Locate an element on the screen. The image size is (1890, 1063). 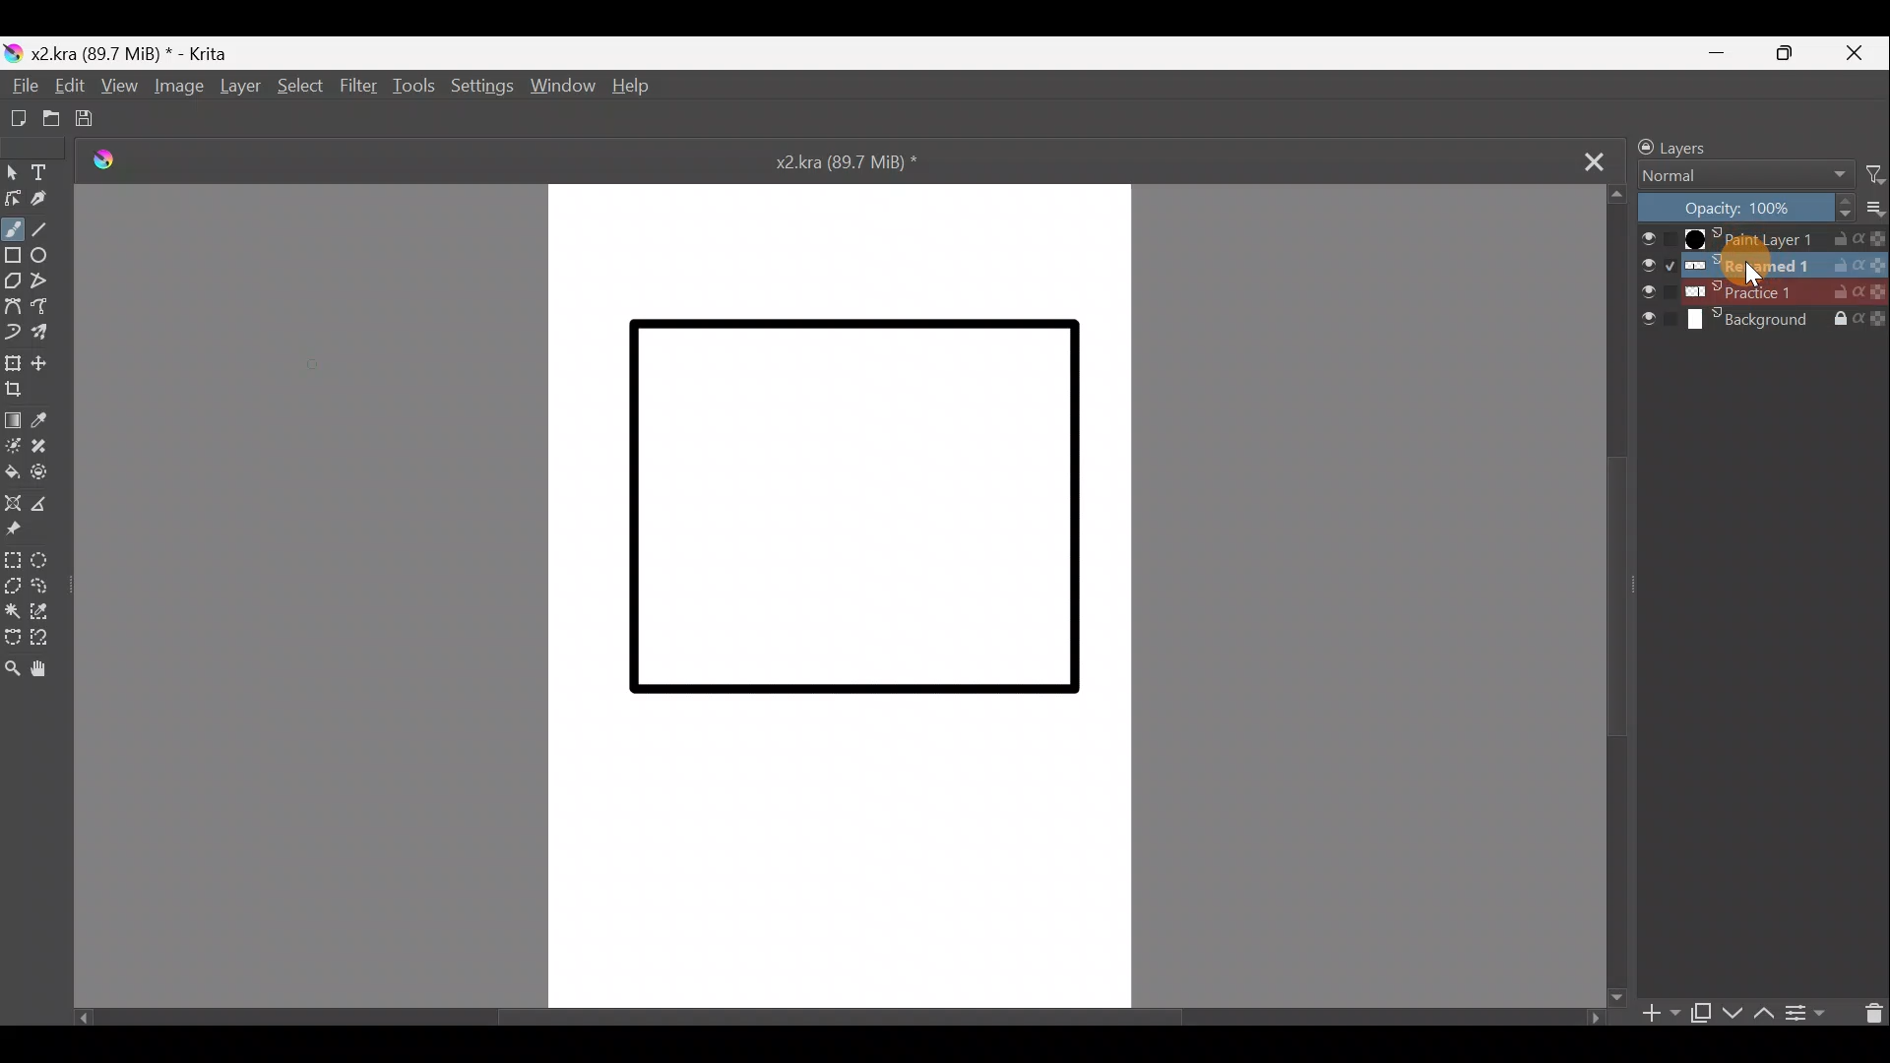
Move layer/mask down is located at coordinates (1733, 1009).